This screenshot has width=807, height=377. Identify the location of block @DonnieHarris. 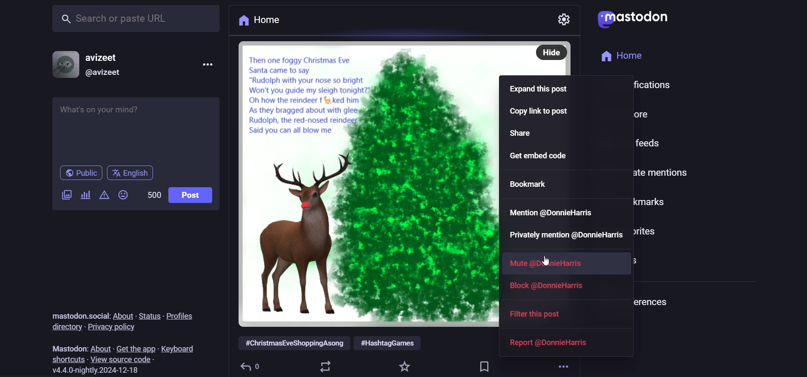
(549, 285).